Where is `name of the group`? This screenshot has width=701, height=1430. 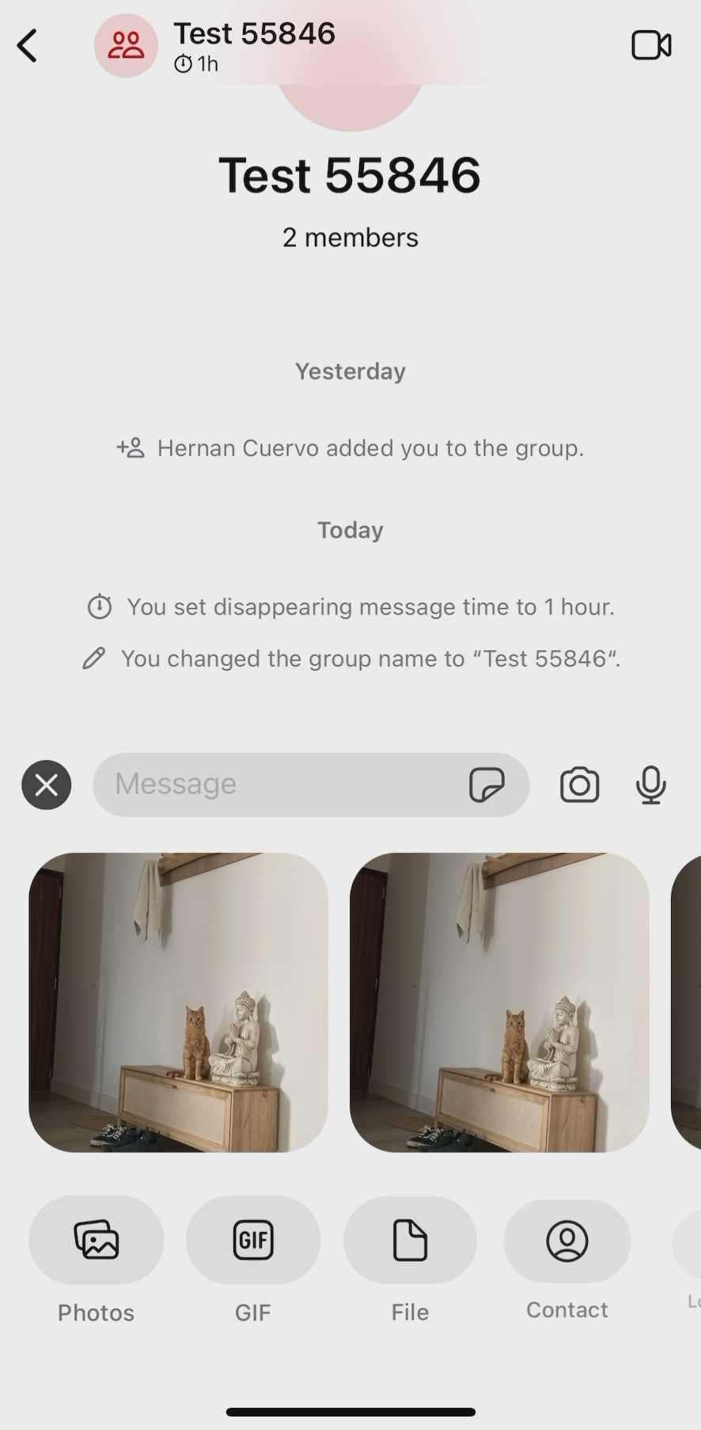 name of the group is located at coordinates (218, 43).